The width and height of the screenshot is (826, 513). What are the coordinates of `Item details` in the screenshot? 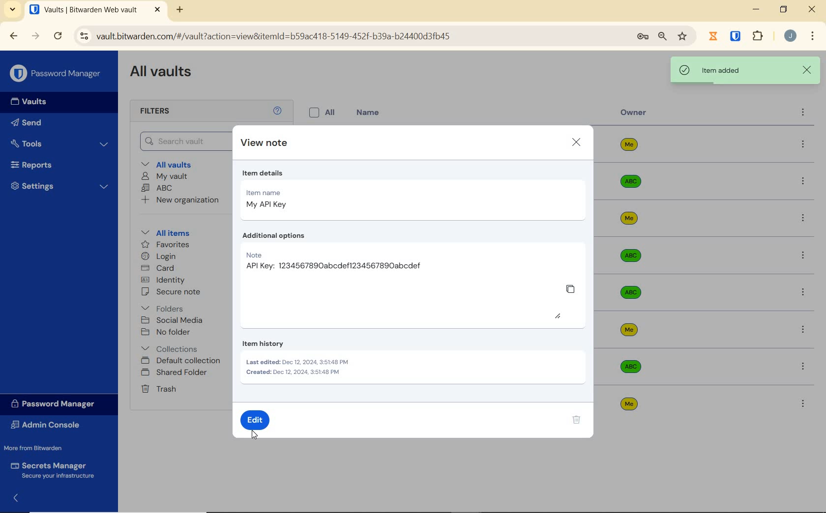 It's located at (301, 173).